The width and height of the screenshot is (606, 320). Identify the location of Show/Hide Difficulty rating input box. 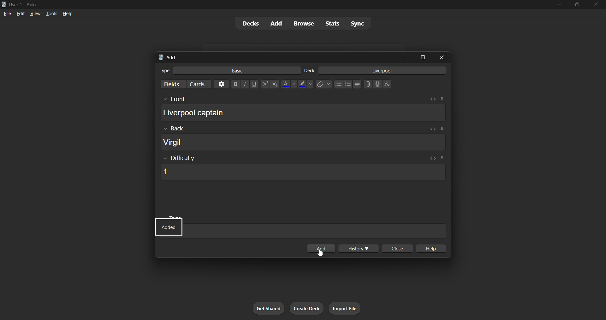
(179, 158).